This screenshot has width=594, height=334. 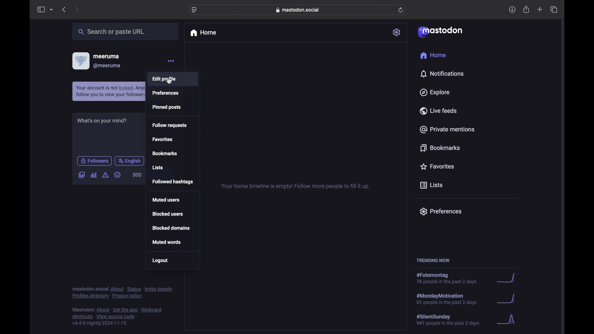 I want to click on meeruma, so click(x=106, y=56).